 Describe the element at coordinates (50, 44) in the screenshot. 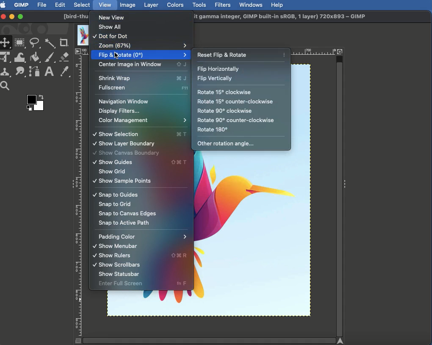

I see `Fuzzy selector` at that location.